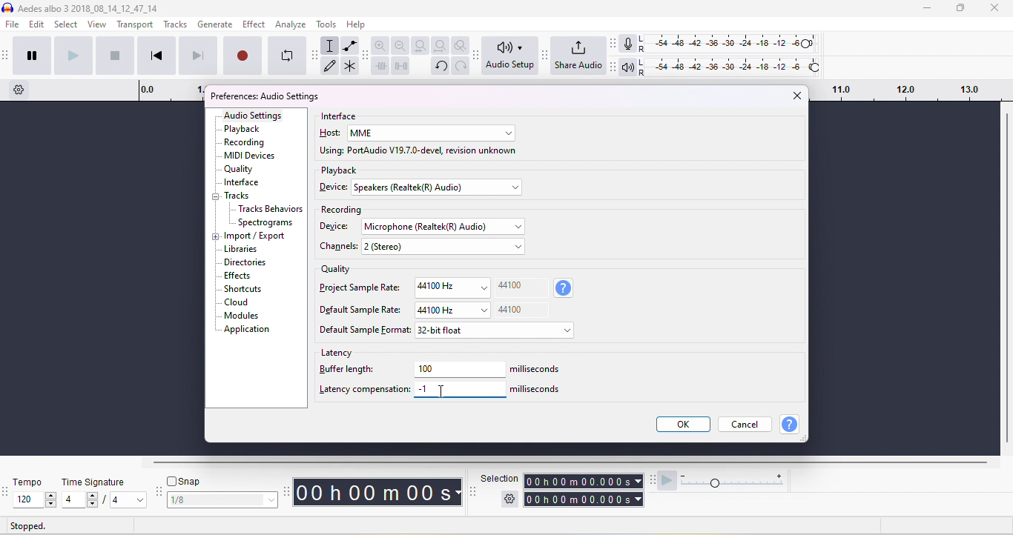 The width and height of the screenshot is (1013, 535). I want to click on effects, so click(239, 276).